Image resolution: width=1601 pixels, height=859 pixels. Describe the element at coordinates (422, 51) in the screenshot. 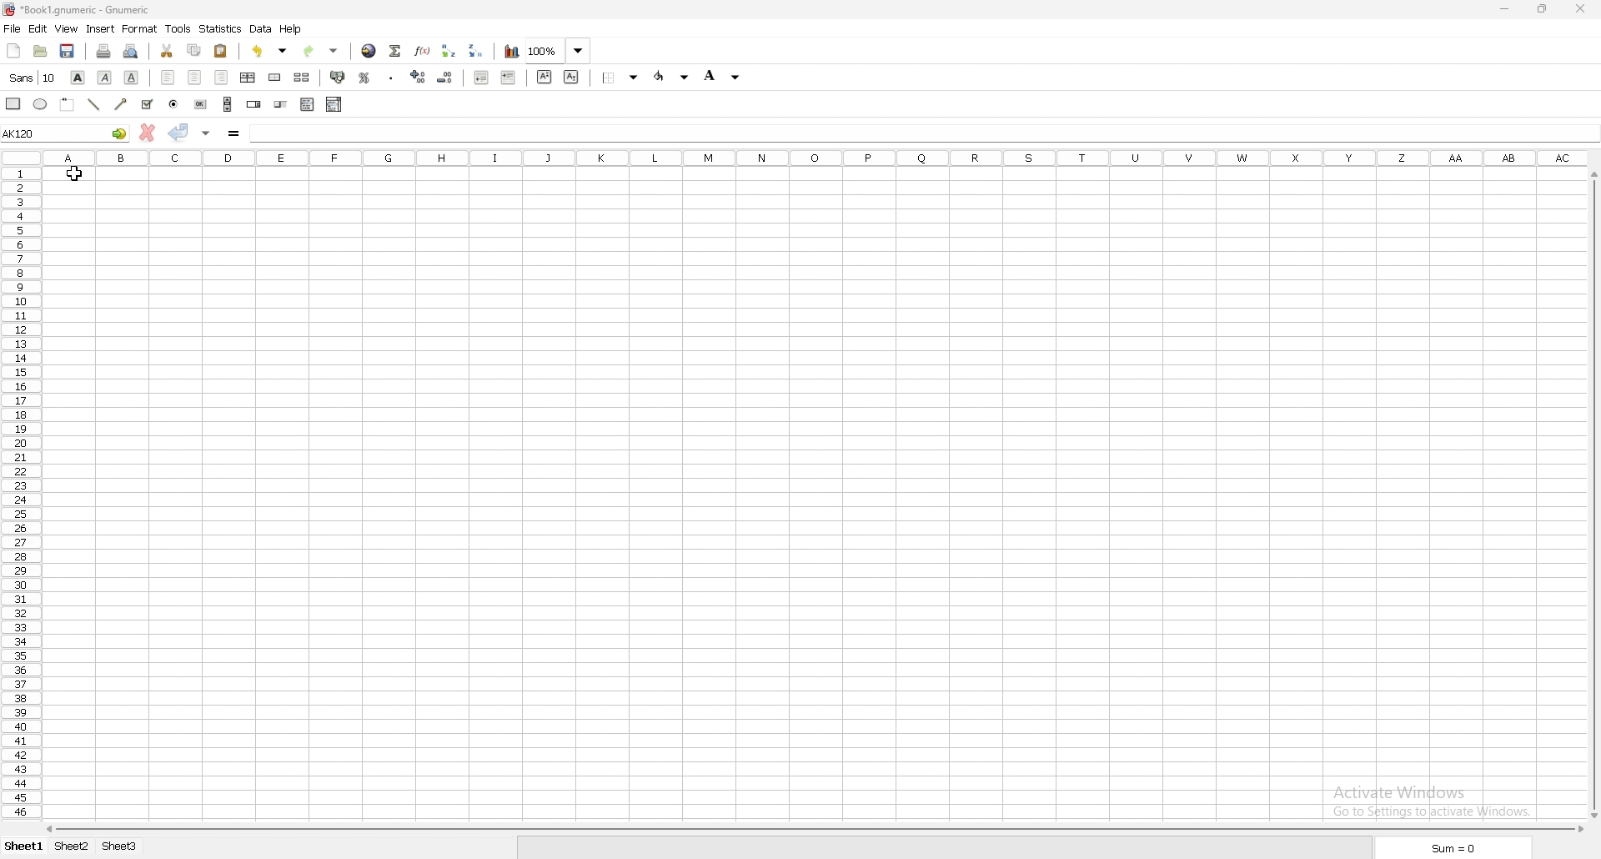

I see `function` at that location.